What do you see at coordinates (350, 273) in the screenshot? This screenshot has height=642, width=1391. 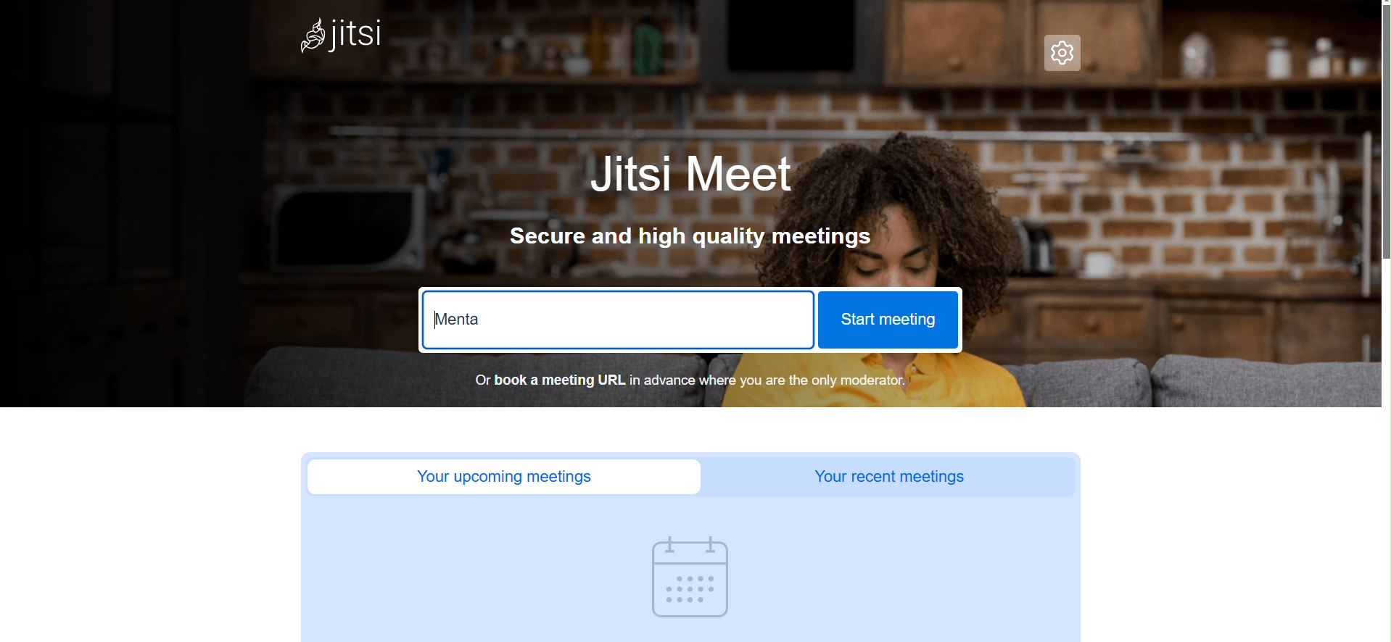 I see `background image` at bounding box center [350, 273].